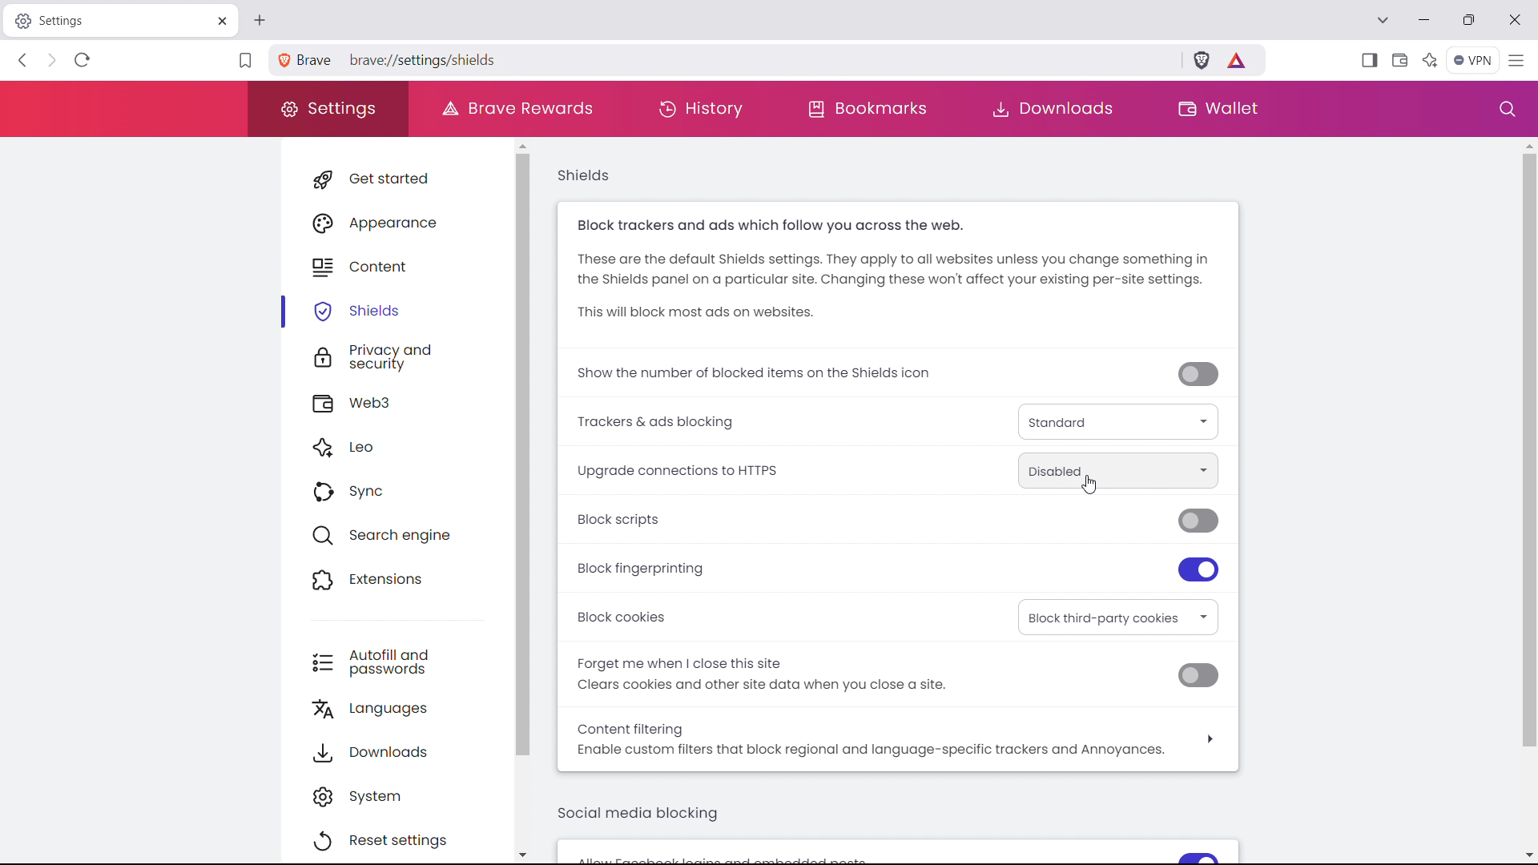 This screenshot has width=1538, height=865. Describe the element at coordinates (1424, 21) in the screenshot. I see `minimize` at that location.